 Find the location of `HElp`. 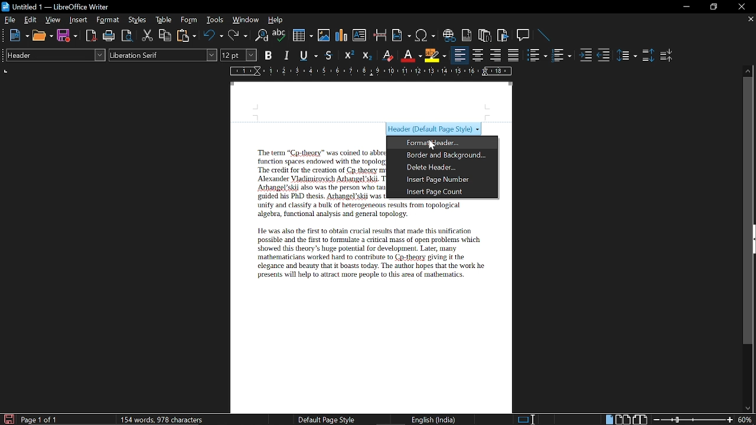

HElp is located at coordinates (276, 19).